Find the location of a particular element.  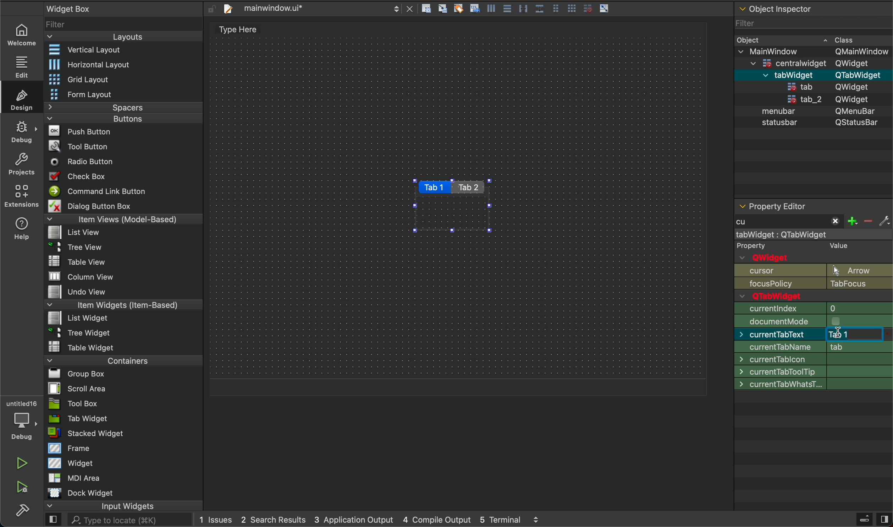

close sidebar is located at coordinates (870, 520).